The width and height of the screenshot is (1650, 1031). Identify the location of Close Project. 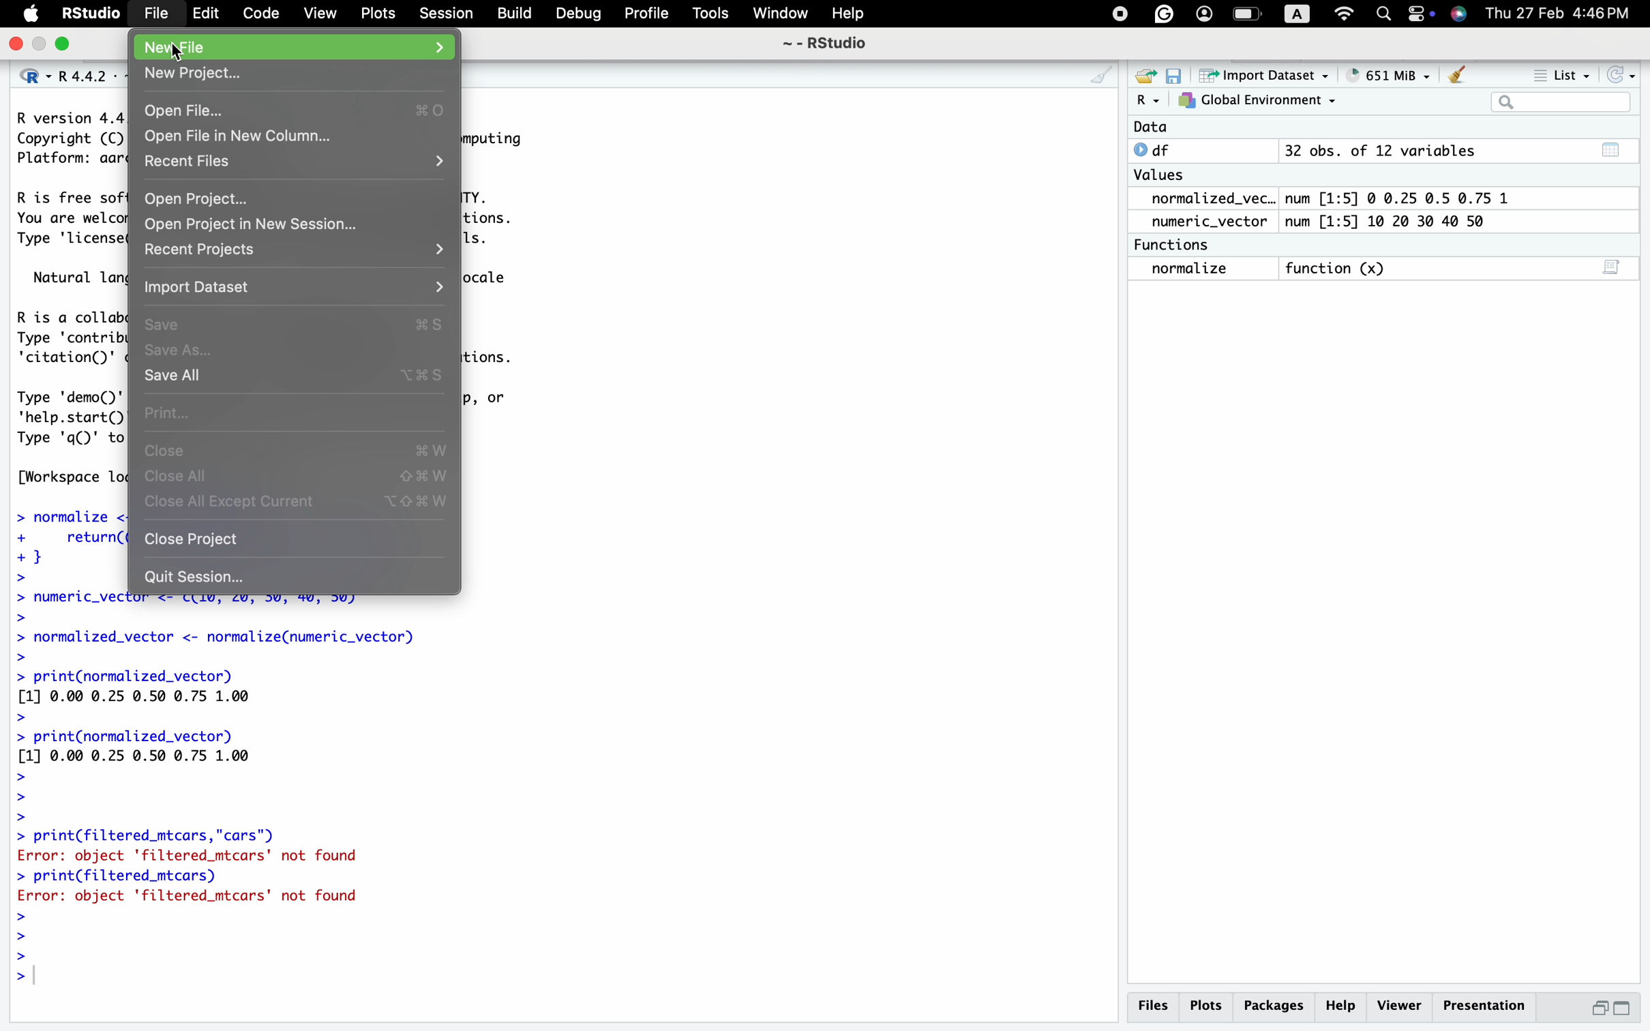
(200, 540).